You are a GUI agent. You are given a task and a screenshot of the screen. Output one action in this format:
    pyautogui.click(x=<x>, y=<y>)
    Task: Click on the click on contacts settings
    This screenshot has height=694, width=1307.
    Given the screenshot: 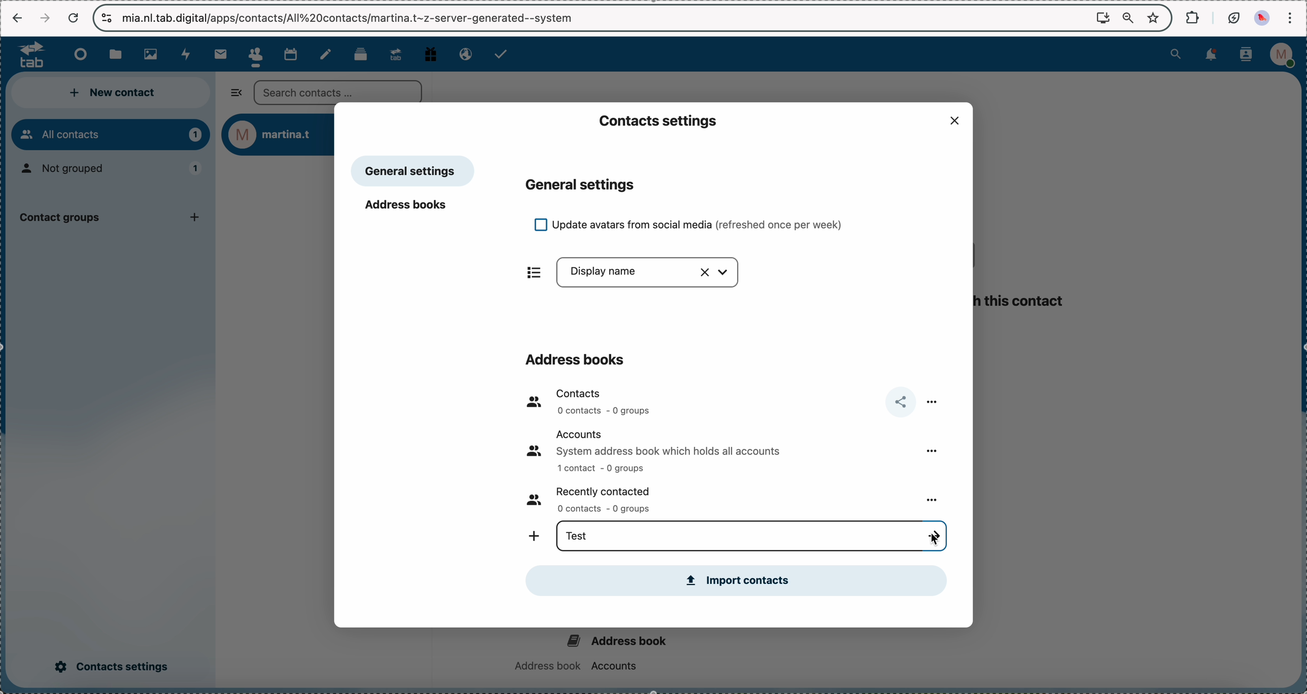 What is the action you would take?
    pyautogui.click(x=112, y=668)
    